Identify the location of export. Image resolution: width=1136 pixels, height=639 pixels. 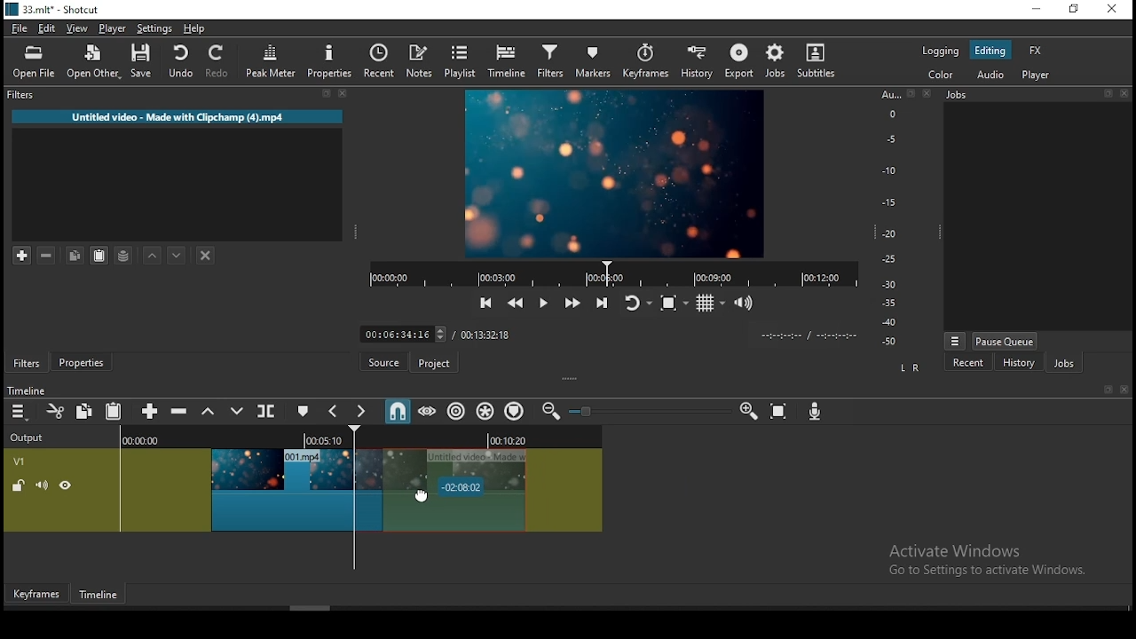
(741, 60).